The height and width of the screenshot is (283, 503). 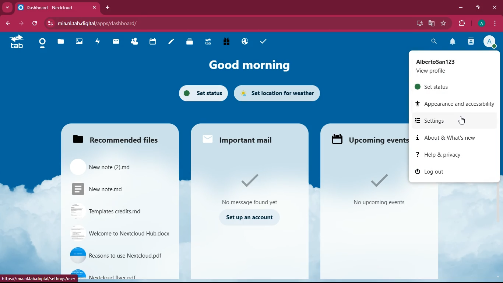 I want to click on set up an account, so click(x=251, y=218).